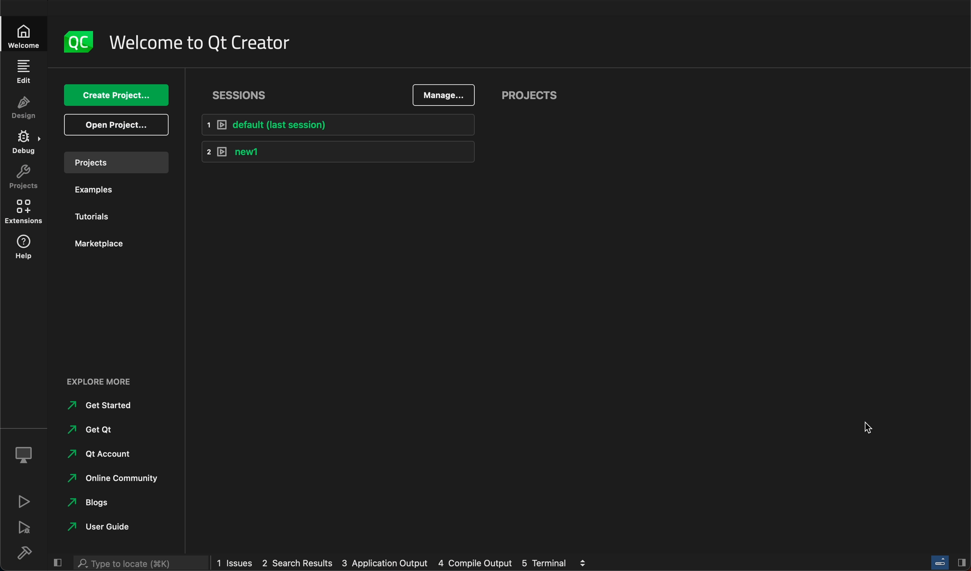  What do you see at coordinates (26, 500) in the screenshot?
I see `run` at bounding box center [26, 500].